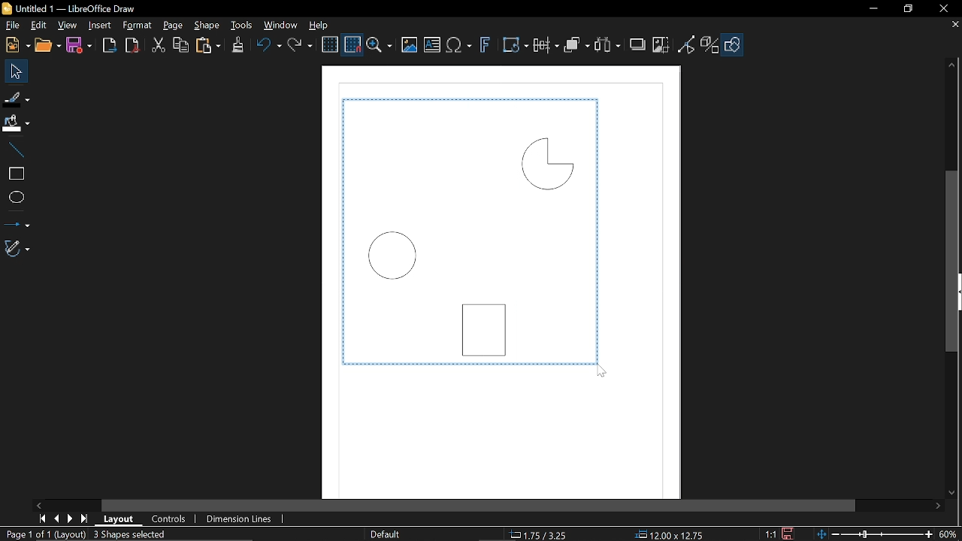 The width and height of the screenshot is (962, 541). I want to click on Help, so click(322, 25).